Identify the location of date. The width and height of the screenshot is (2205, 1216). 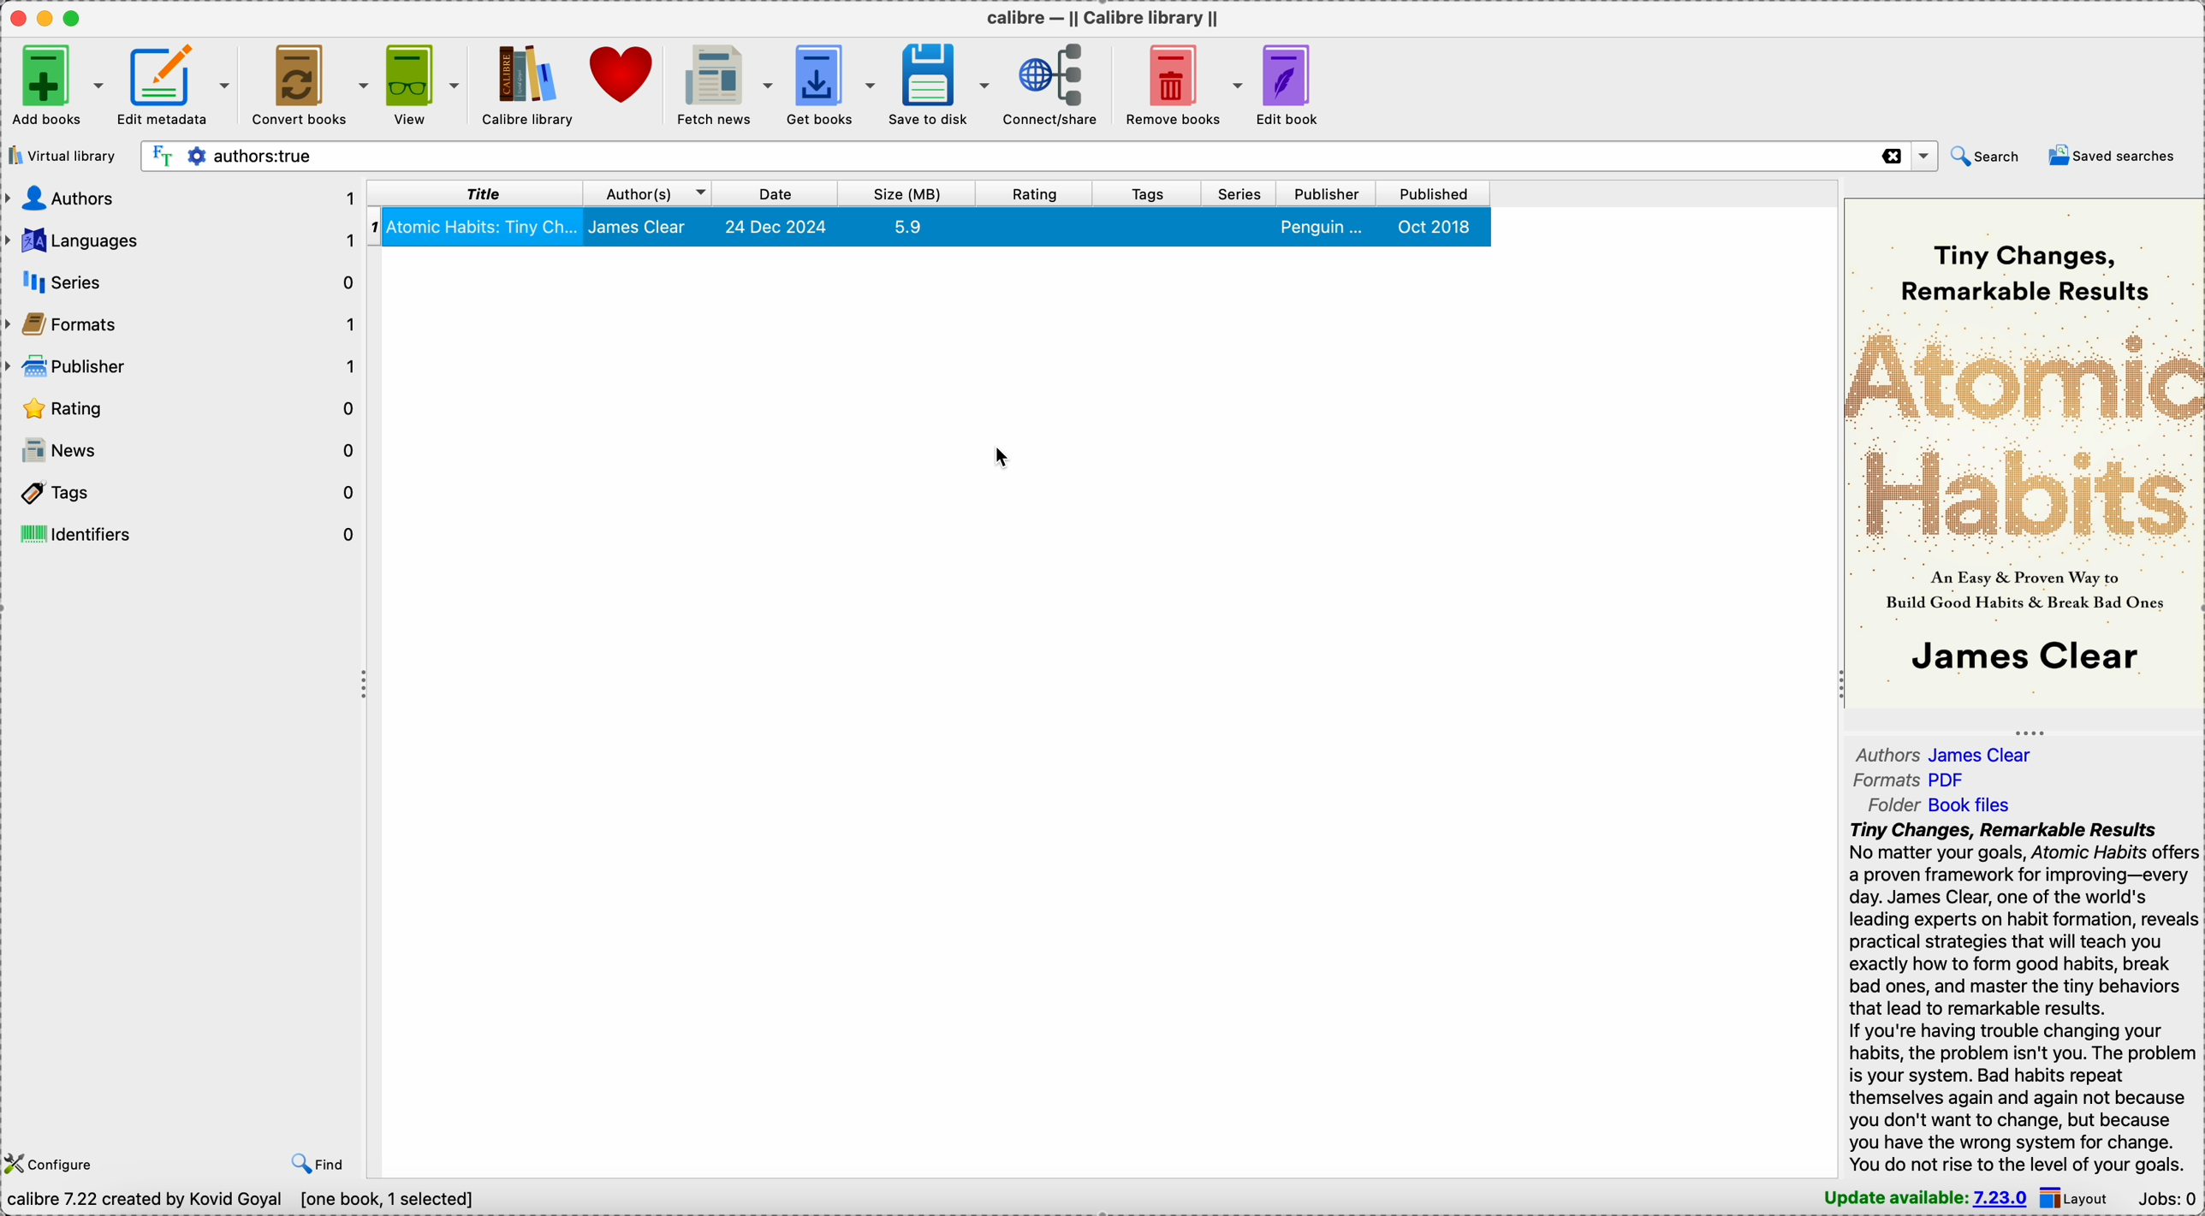
(777, 193).